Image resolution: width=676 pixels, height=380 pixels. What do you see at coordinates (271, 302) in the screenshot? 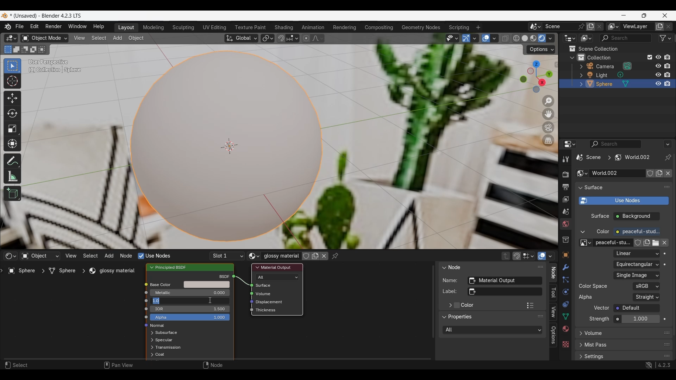
I see `Displacement` at bounding box center [271, 302].